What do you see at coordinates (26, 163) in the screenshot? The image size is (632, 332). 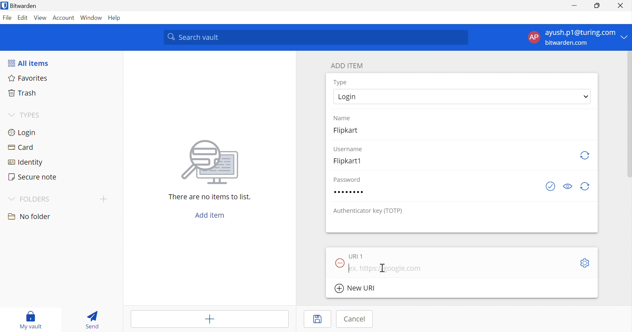 I see `Identity` at bounding box center [26, 163].